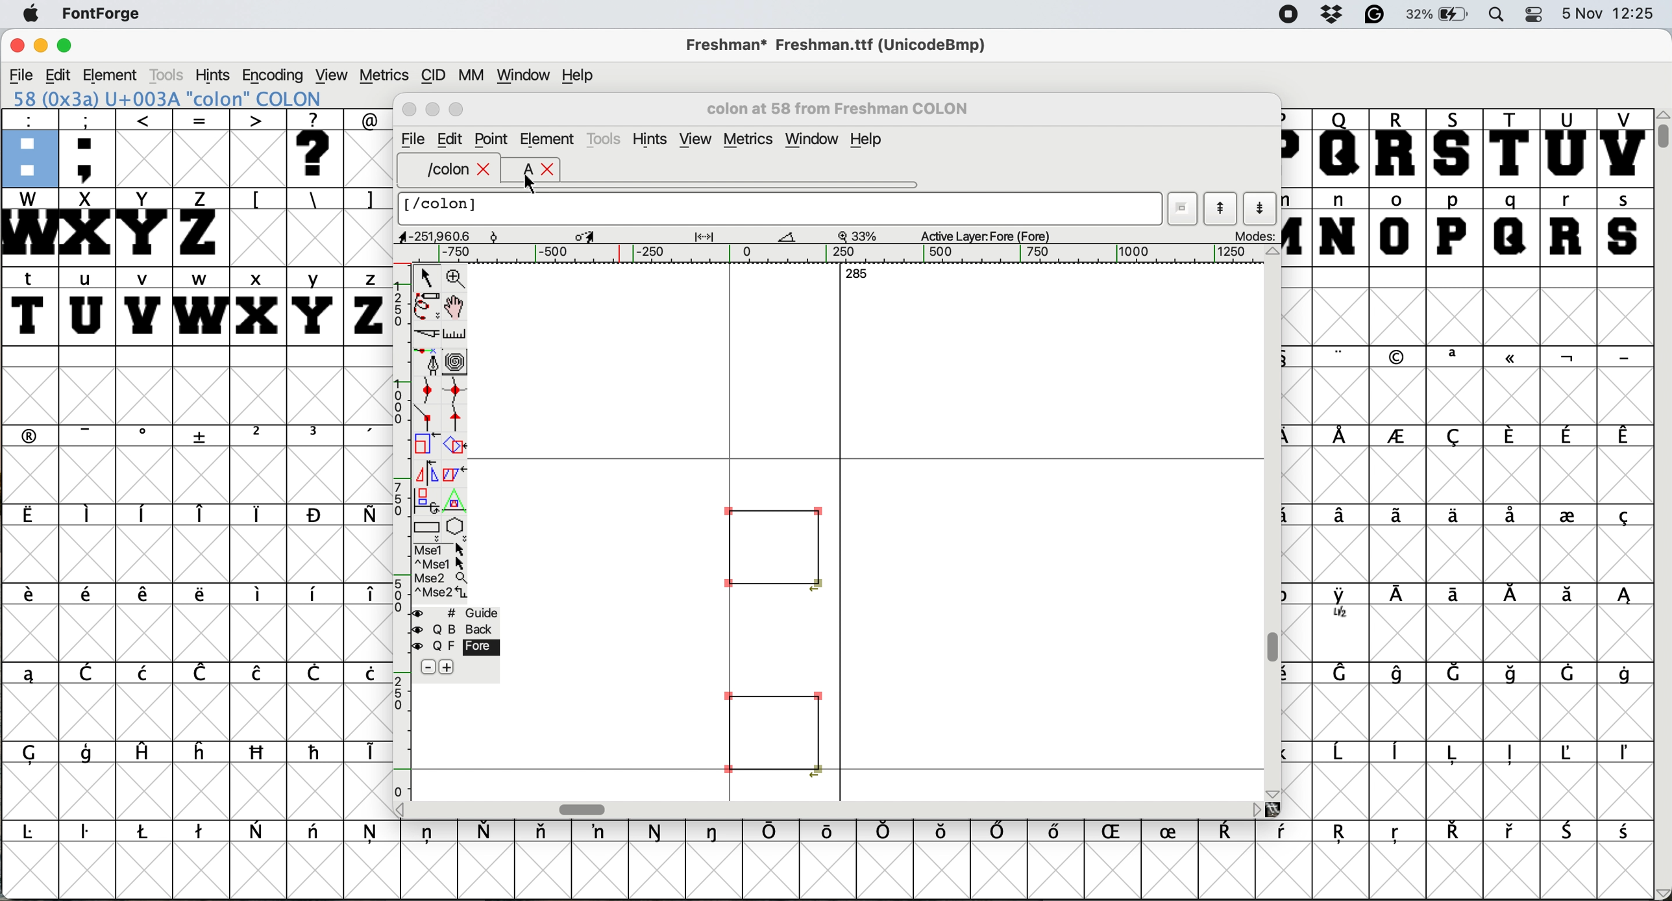 The image size is (1672, 901). I want to click on symbol, so click(1567, 595).